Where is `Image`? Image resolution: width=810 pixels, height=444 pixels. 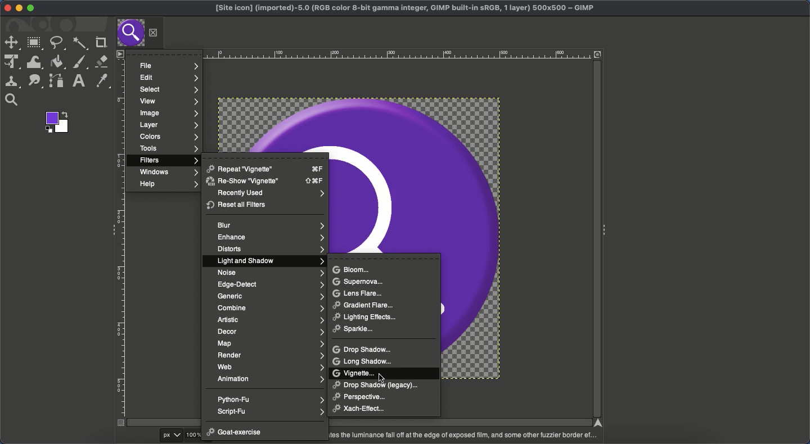 Image is located at coordinates (483, 237).